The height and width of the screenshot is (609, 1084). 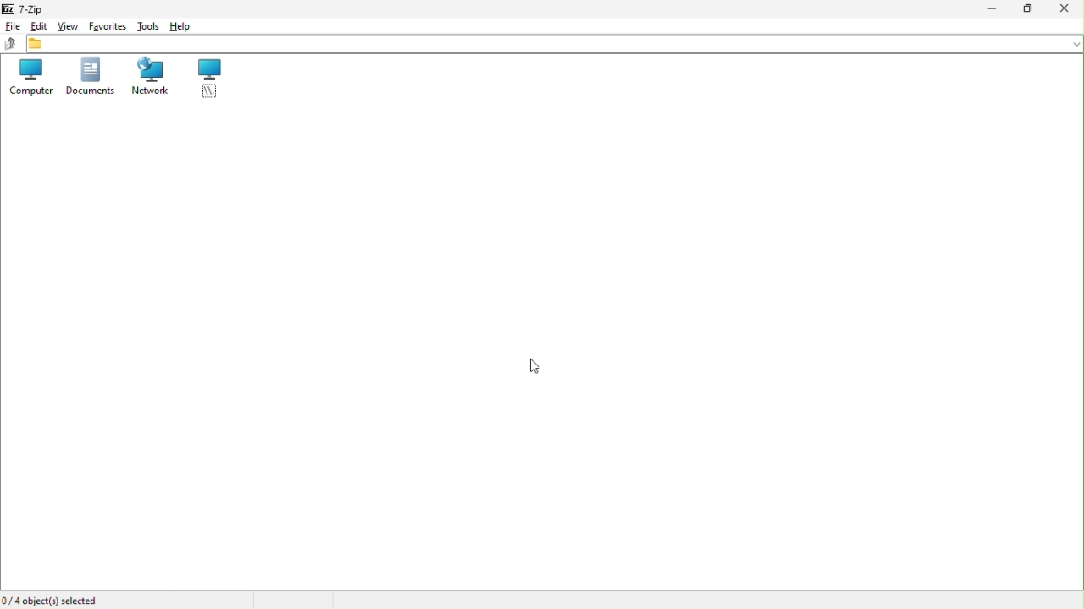 I want to click on 4 object selected, so click(x=53, y=599).